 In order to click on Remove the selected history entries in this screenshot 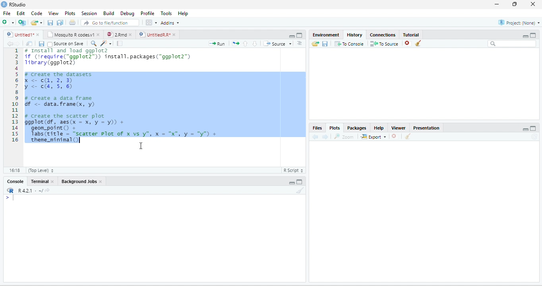, I will do `click(408, 44)`.